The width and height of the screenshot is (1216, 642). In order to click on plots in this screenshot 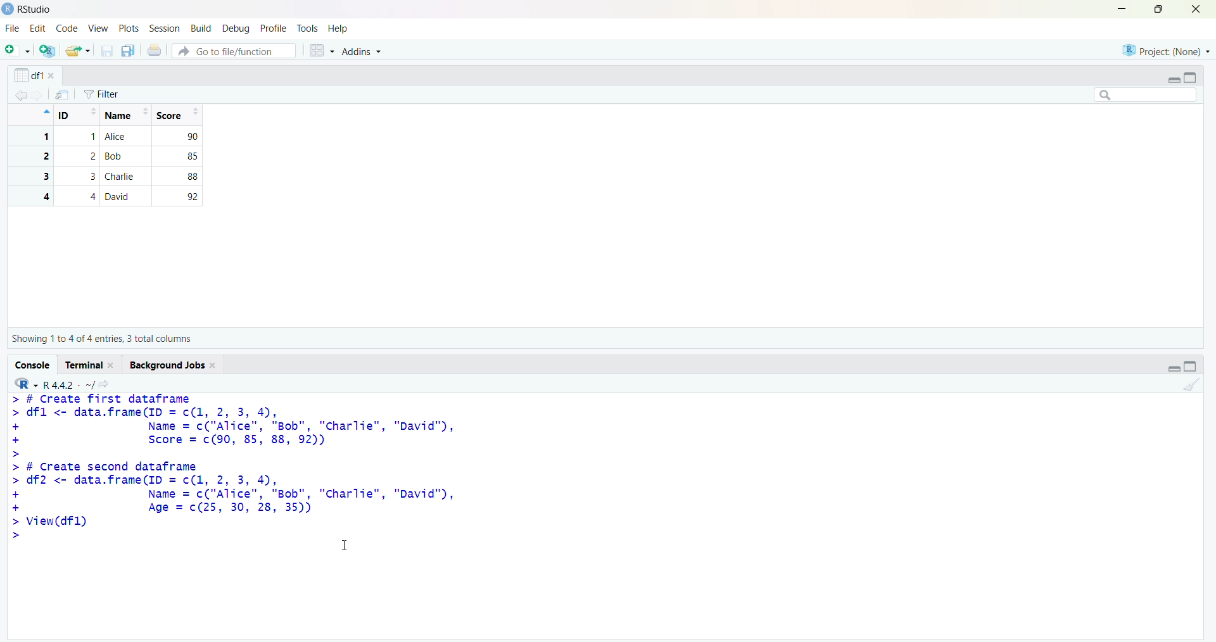, I will do `click(130, 29)`.